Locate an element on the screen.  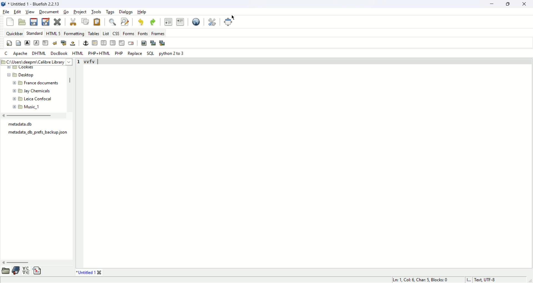
frames is located at coordinates (157, 33).